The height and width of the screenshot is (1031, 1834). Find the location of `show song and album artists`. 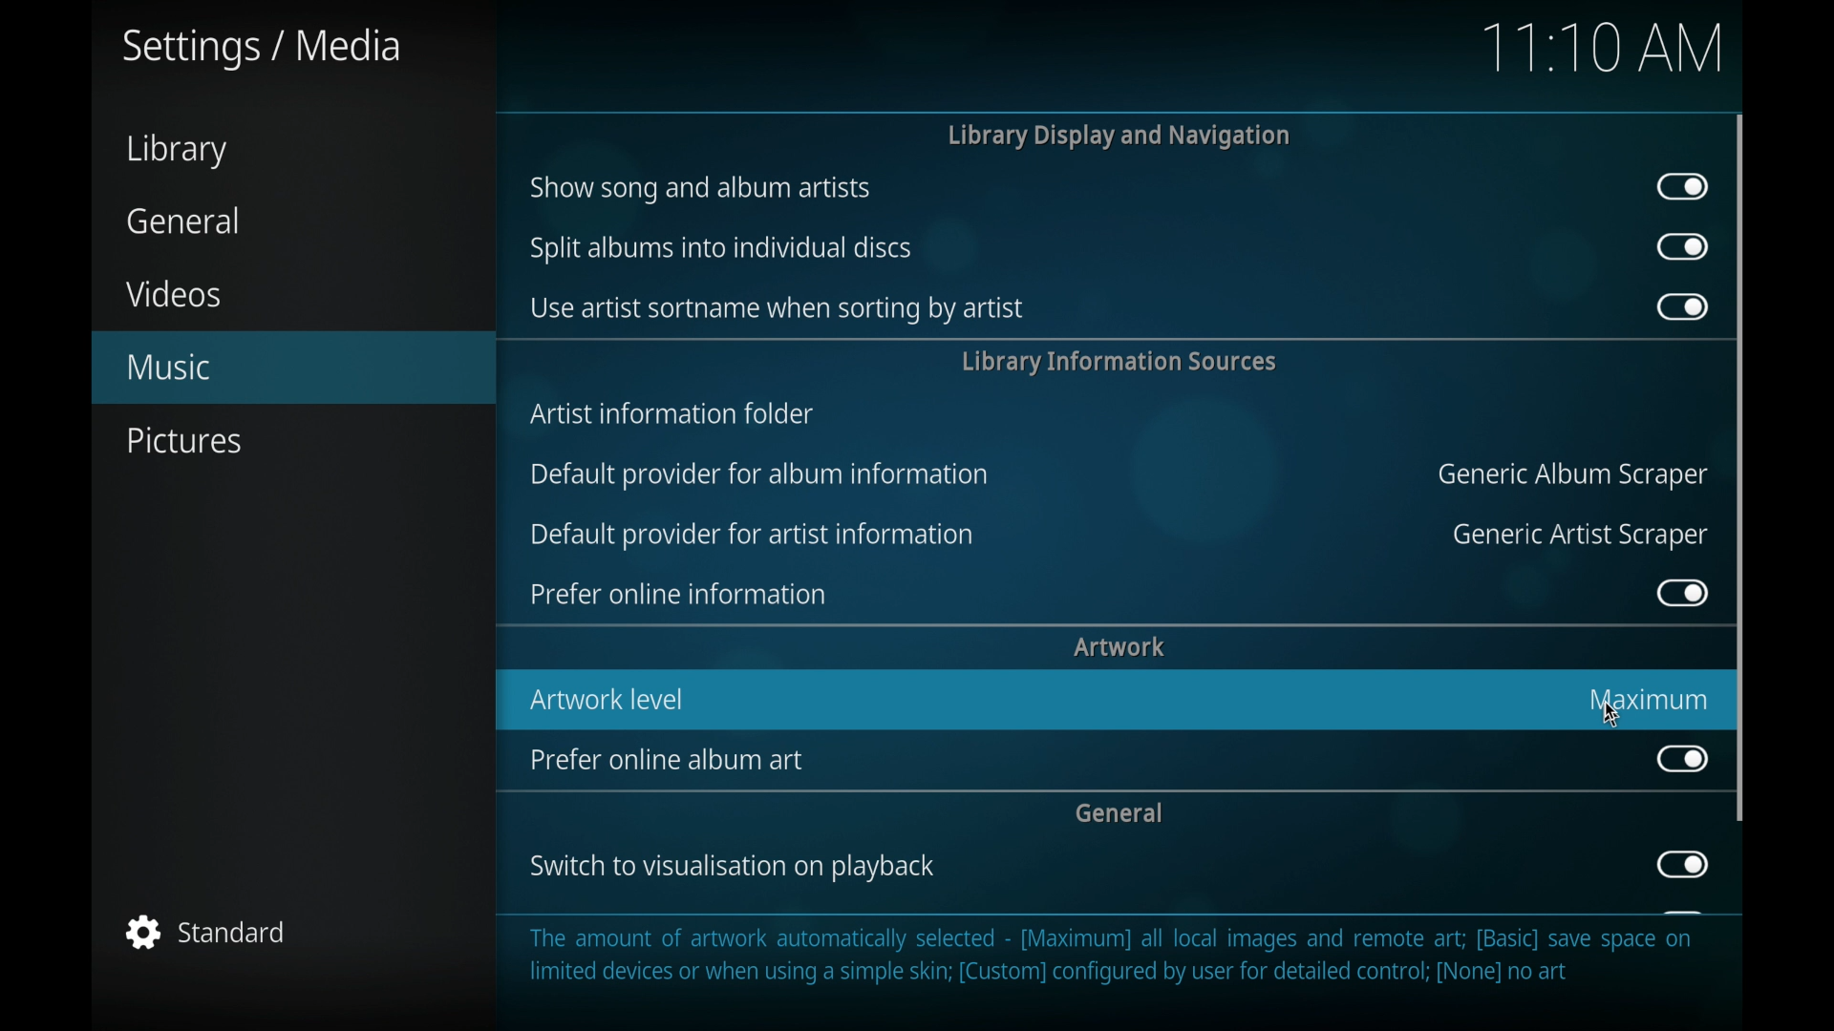

show song and album artists is located at coordinates (699, 189).